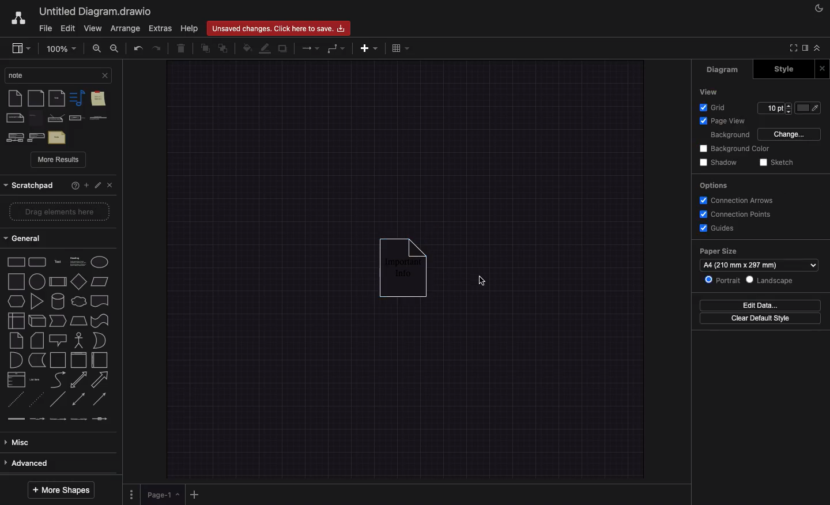 Image resolution: width=830 pixels, height=505 pixels. Describe the element at coordinates (79, 401) in the screenshot. I see `bidirectional connector` at that location.